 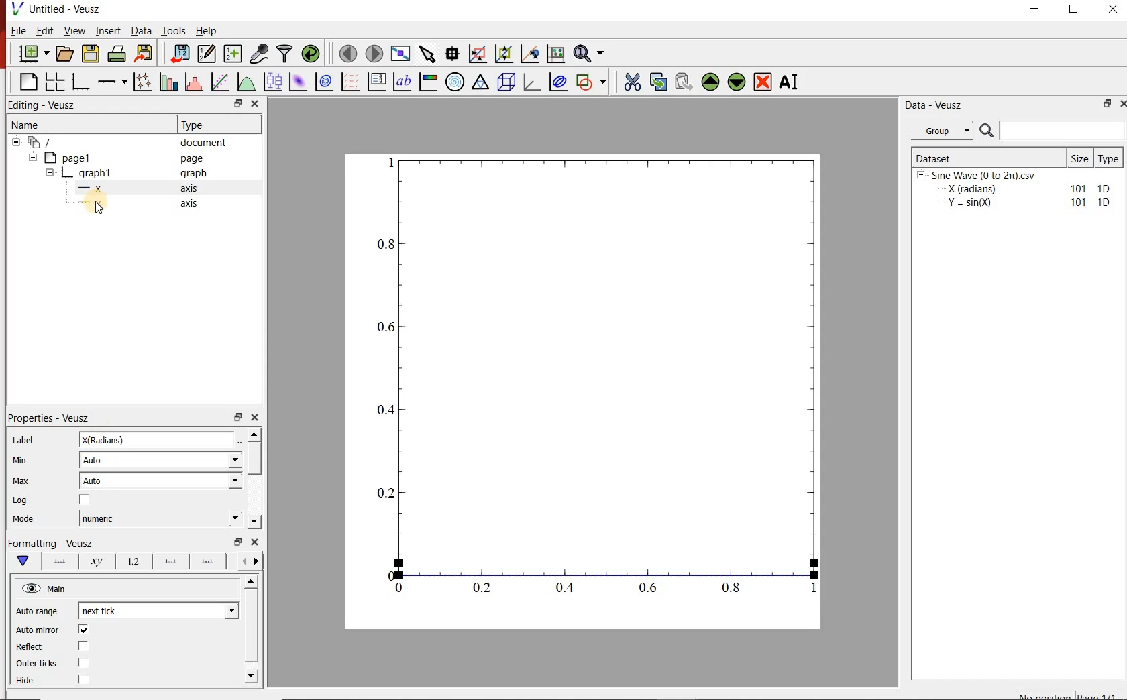 I want to click on Sine Wave (0 to 2m).csvX (radians) 101 1DY =sin(Q) 101 1D, so click(x=1015, y=192).